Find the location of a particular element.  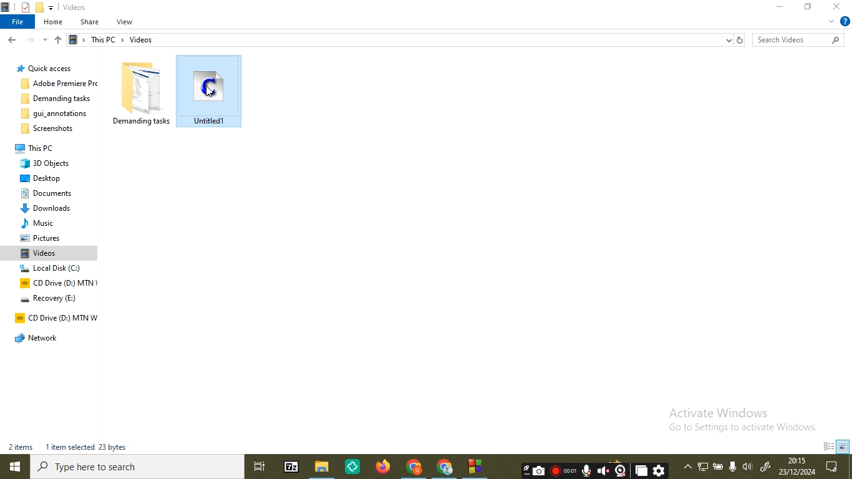

search bar is located at coordinates (798, 39).